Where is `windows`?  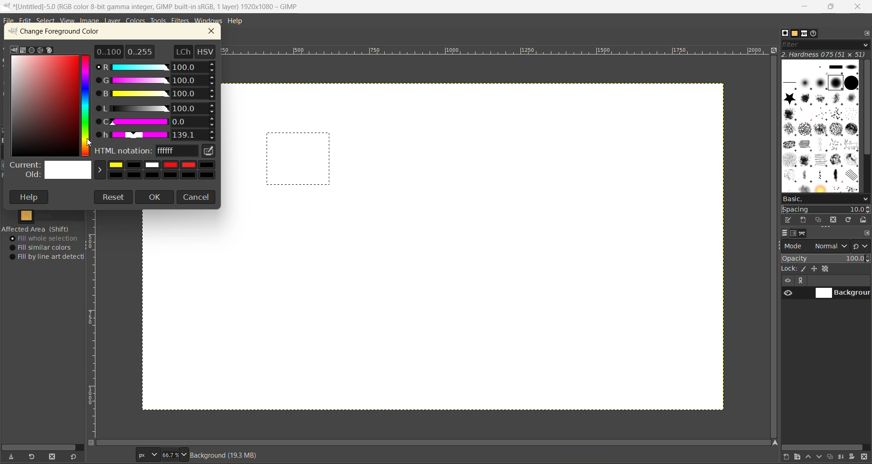
windows is located at coordinates (209, 21).